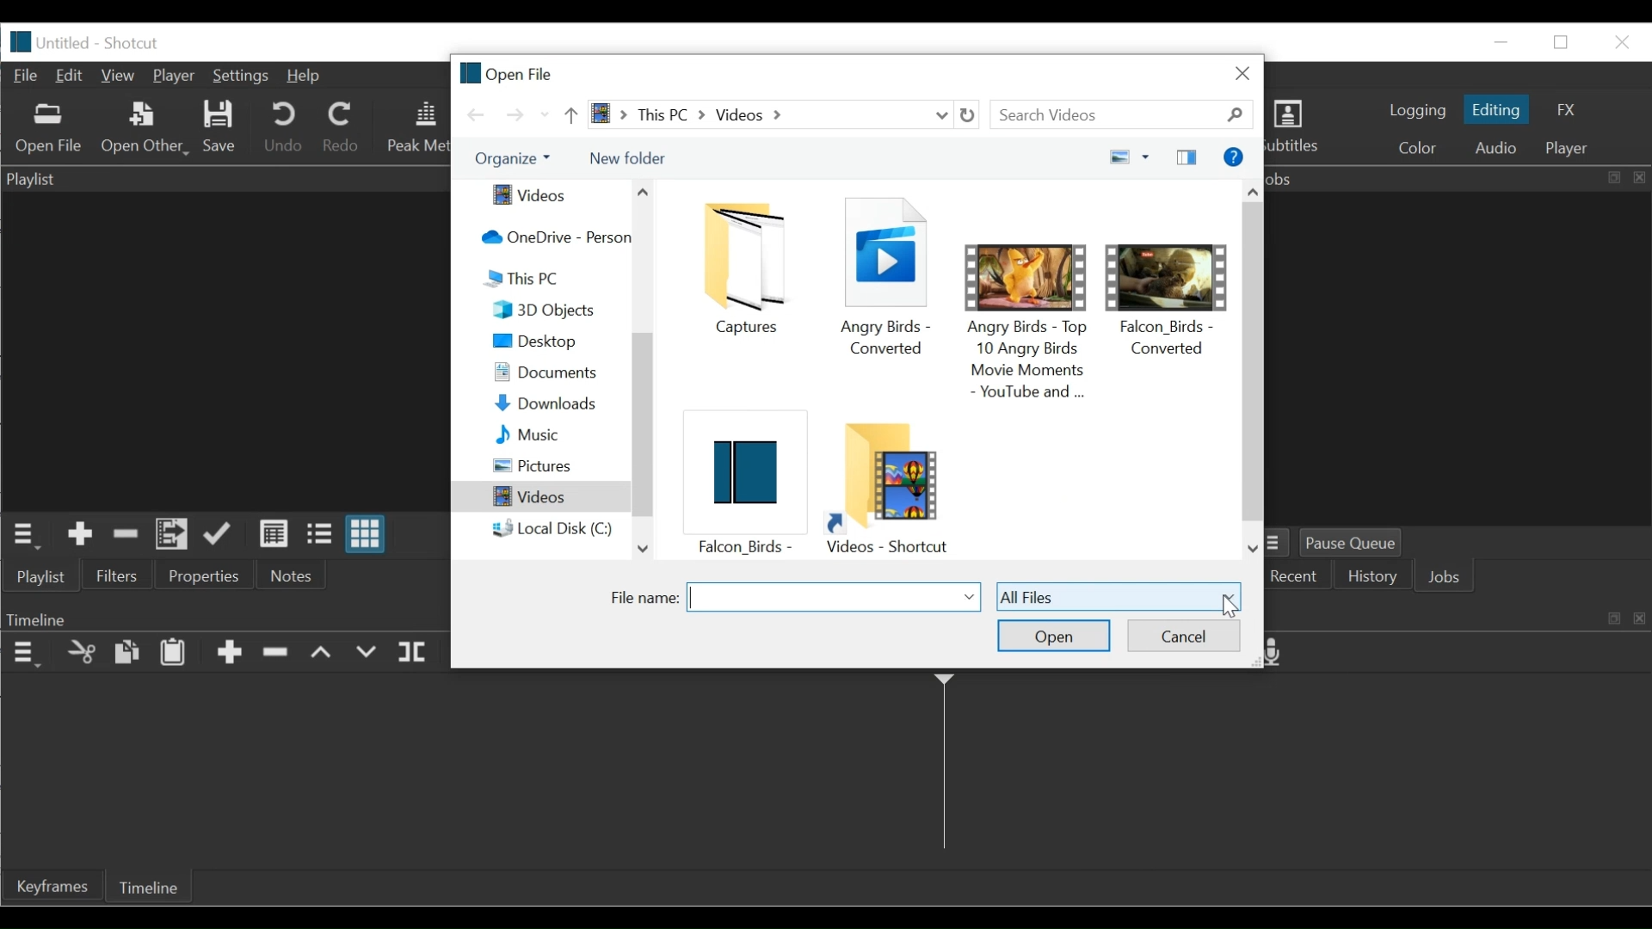 The image size is (1652, 929). I want to click on Recent, so click(1297, 577).